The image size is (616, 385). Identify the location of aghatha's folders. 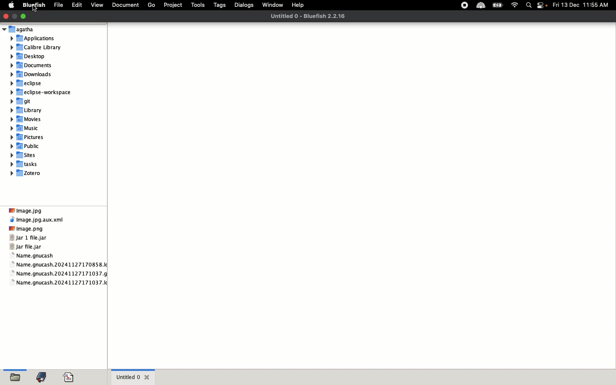
(20, 29).